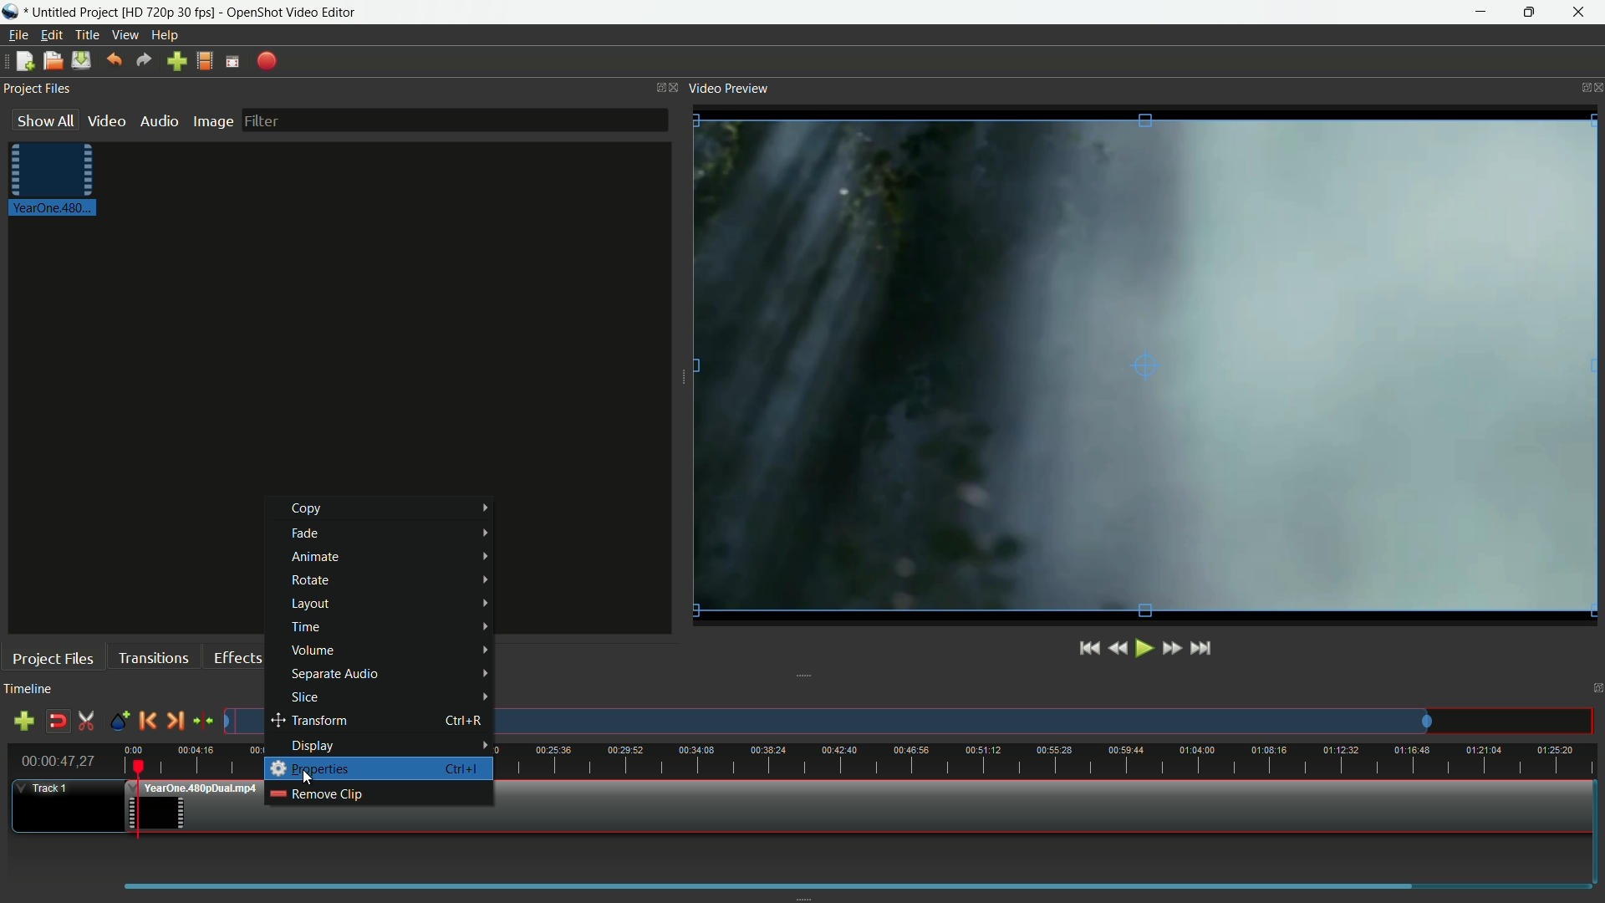 The width and height of the screenshot is (1605, 903). What do you see at coordinates (1174, 647) in the screenshot?
I see `fast forward` at bounding box center [1174, 647].